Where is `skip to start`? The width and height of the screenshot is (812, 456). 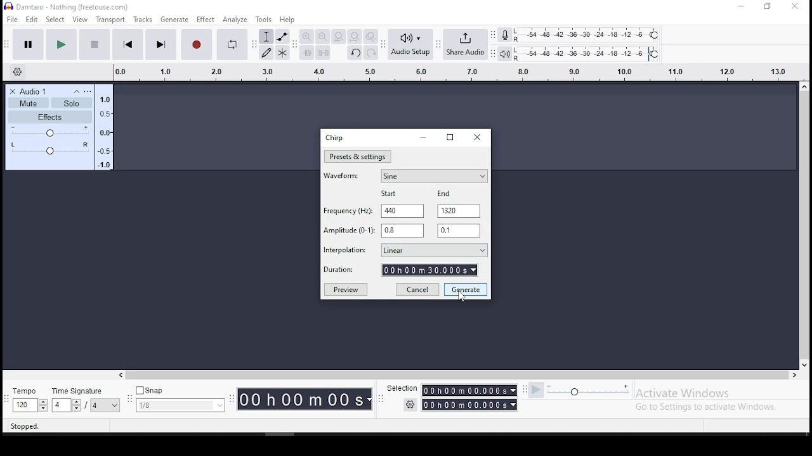 skip to start is located at coordinates (128, 44).